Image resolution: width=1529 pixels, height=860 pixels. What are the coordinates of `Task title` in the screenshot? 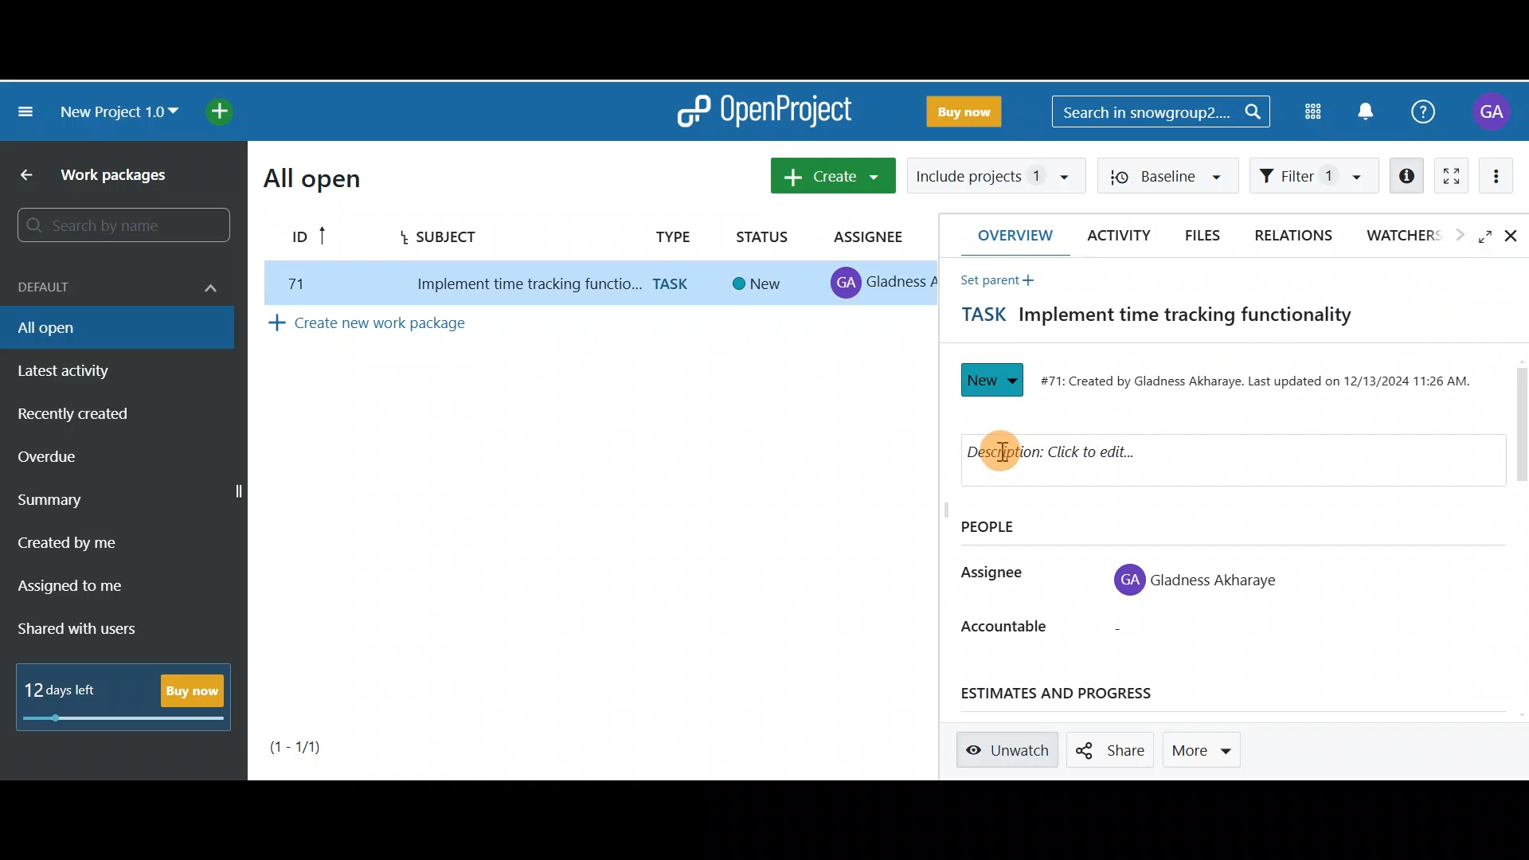 It's located at (1146, 319).